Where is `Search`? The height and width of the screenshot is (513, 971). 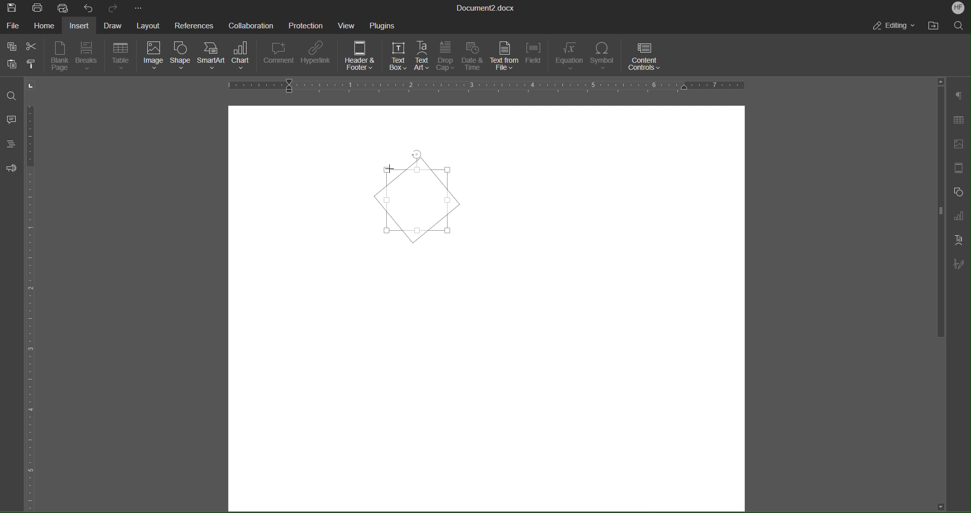
Search is located at coordinates (959, 25).